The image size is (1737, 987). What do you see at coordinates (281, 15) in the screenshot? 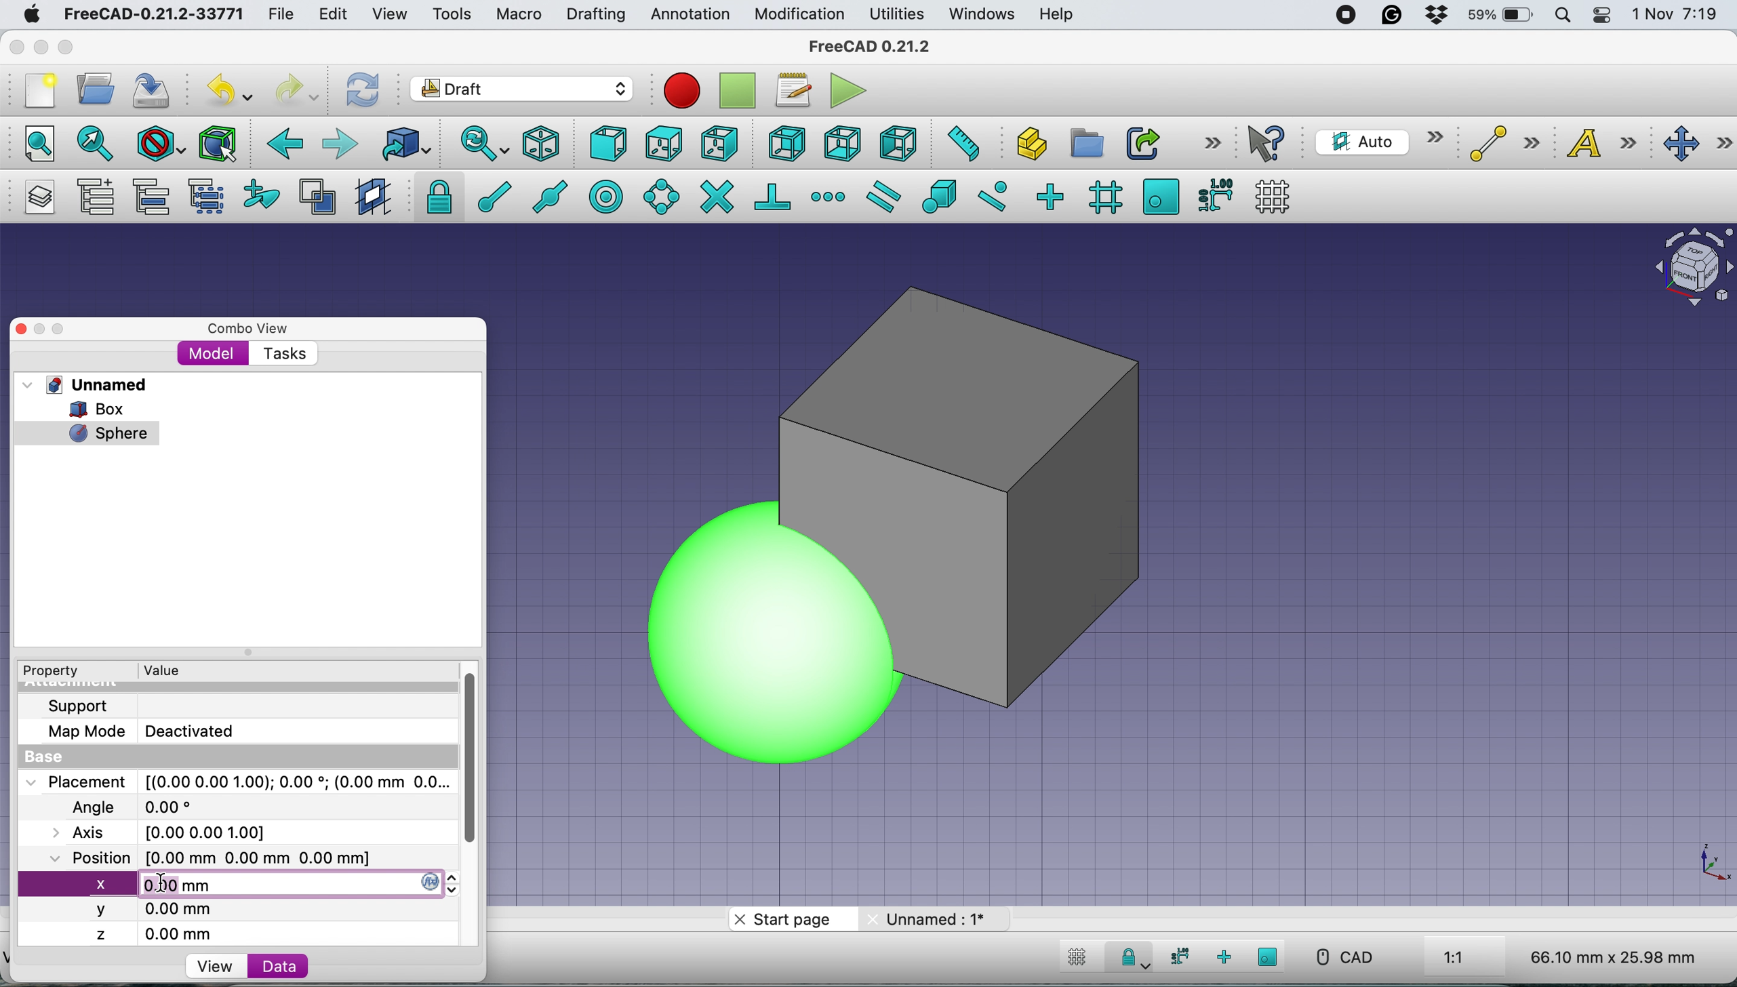
I see `file` at bounding box center [281, 15].